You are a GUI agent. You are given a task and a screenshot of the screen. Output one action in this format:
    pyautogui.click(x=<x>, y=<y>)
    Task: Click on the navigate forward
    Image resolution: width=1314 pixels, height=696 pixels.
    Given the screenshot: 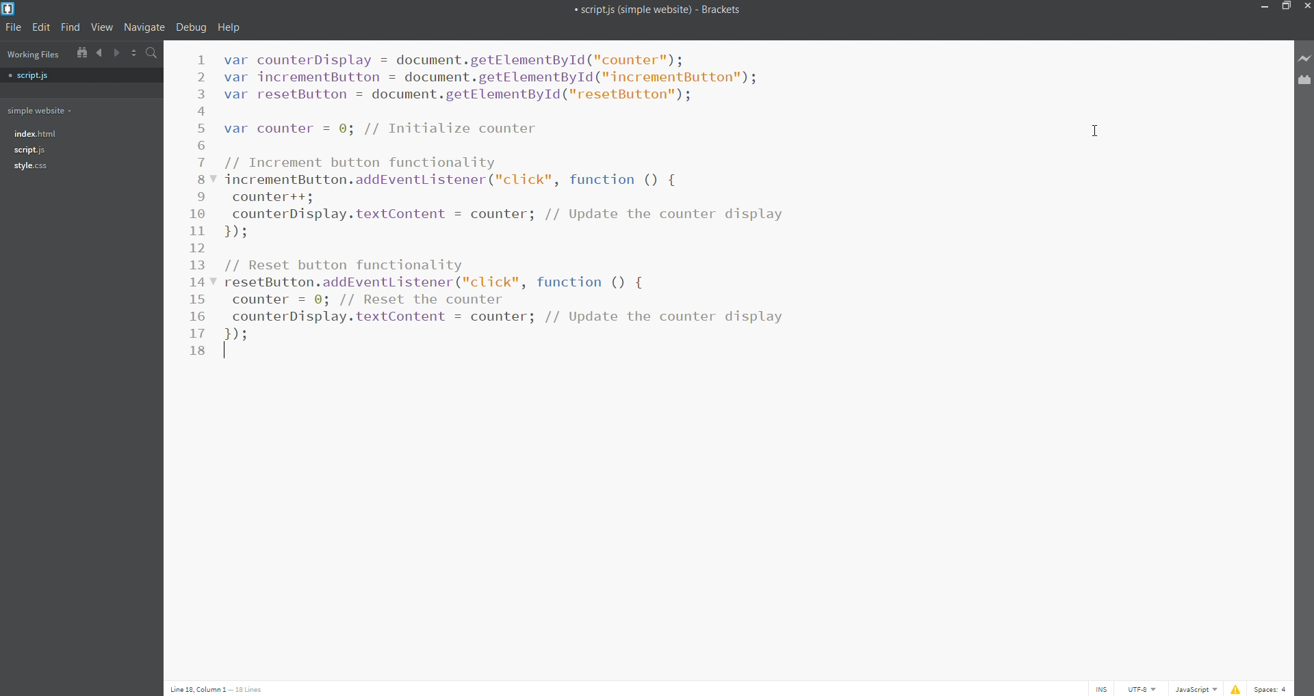 What is the action you would take?
    pyautogui.click(x=118, y=53)
    